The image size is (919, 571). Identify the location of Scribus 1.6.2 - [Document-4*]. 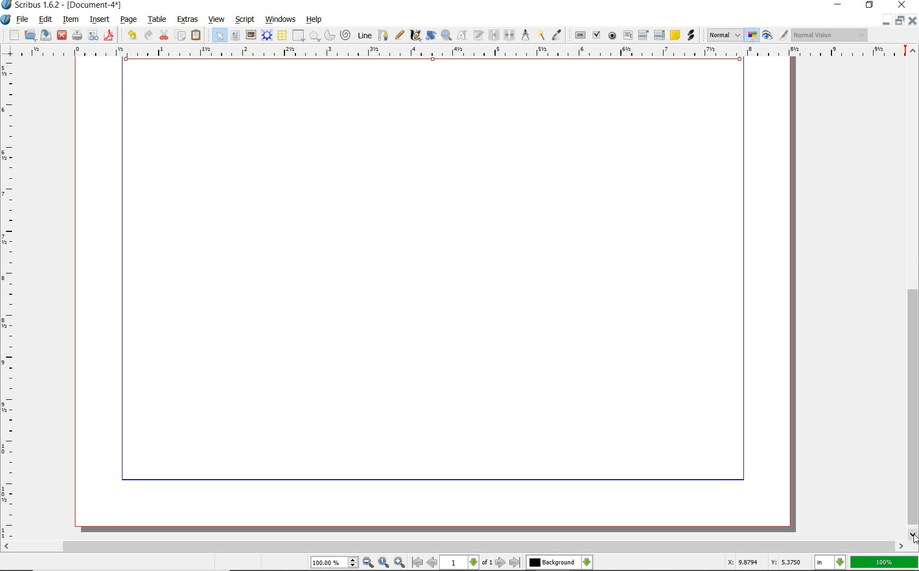
(63, 5).